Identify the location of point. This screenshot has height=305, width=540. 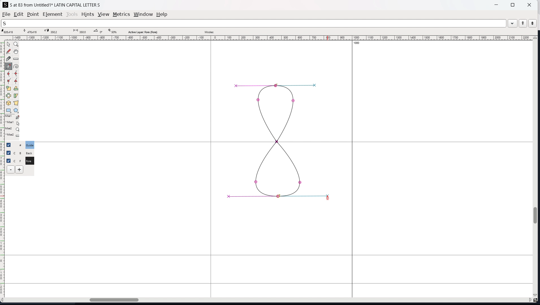
(33, 15).